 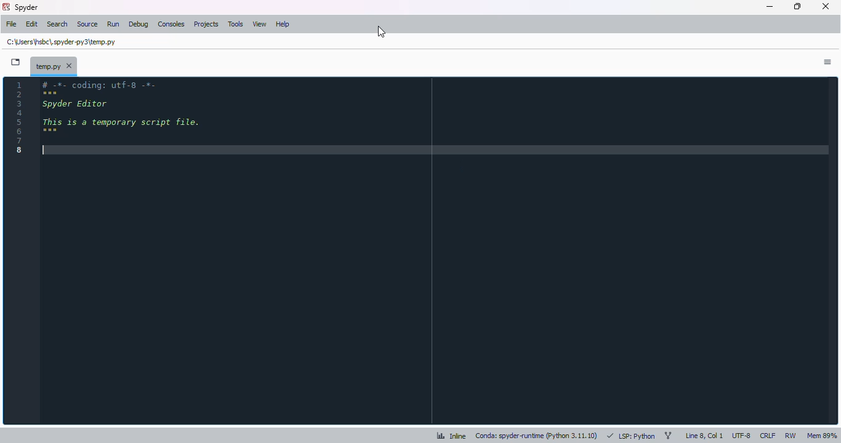 What do you see at coordinates (7, 7) in the screenshot?
I see `logo` at bounding box center [7, 7].